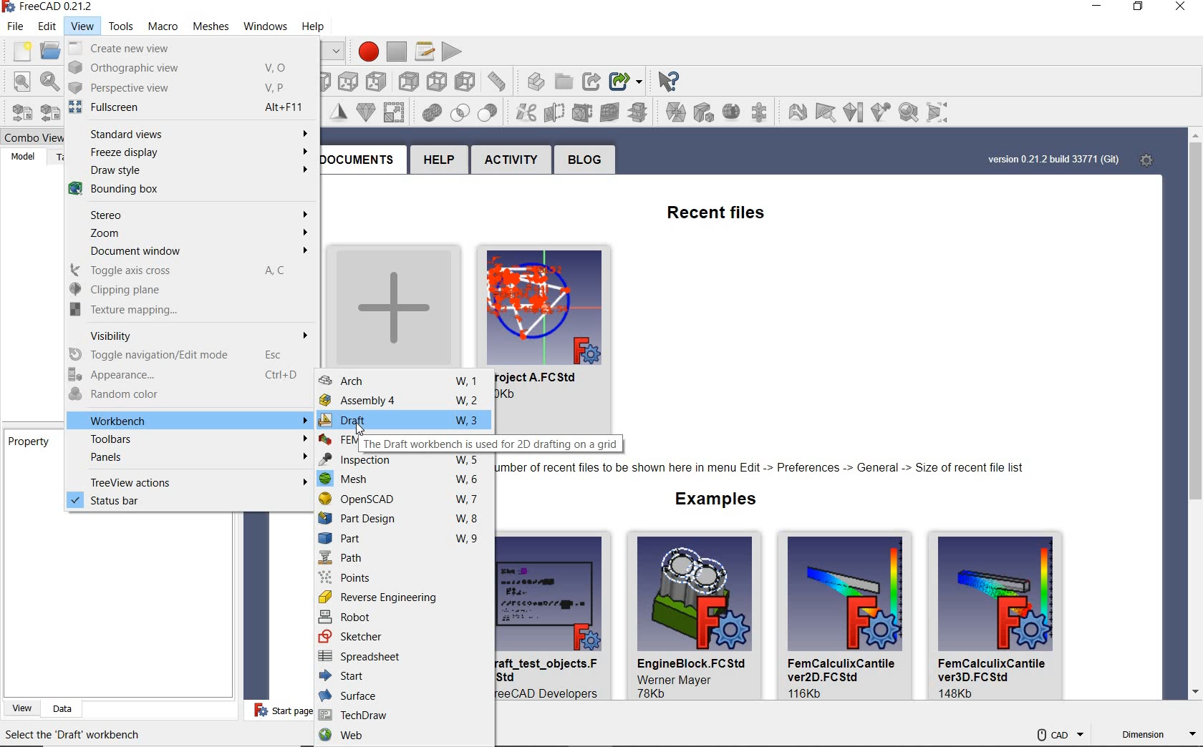  What do you see at coordinates (29, 135) in the screenshot?
I see `combo view` at bounding box center [29, 135].